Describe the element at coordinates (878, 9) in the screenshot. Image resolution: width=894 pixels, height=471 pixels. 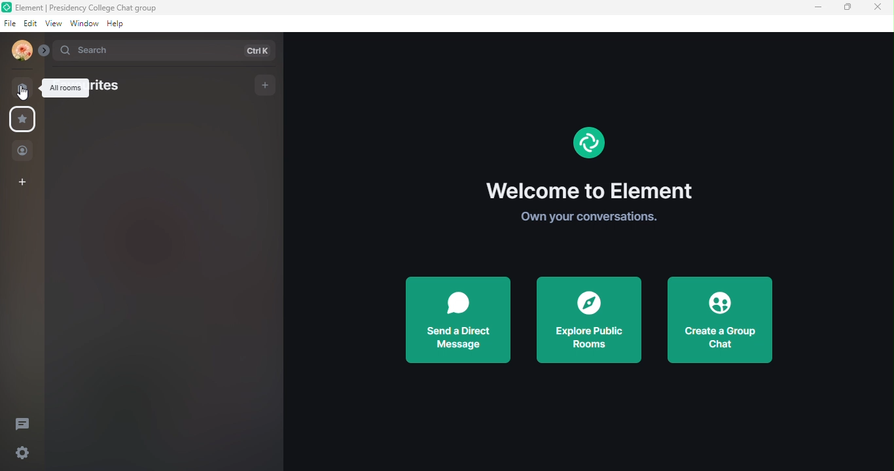
I see `close` at that location.